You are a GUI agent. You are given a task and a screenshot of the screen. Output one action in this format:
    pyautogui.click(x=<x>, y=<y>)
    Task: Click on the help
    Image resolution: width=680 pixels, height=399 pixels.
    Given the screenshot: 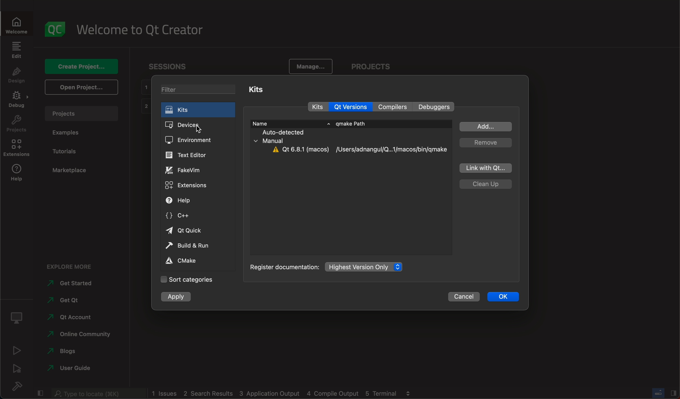 What is the action you would take?
    pyautogui.click(x=193, y=200)
    